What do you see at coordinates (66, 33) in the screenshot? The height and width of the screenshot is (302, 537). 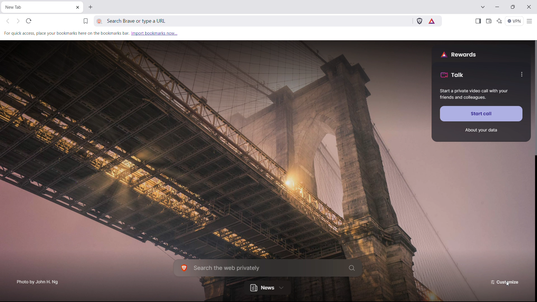 I see `For quick access, place your bookmarks here on the bookmarks bar.` at bounding box center [66, 33].